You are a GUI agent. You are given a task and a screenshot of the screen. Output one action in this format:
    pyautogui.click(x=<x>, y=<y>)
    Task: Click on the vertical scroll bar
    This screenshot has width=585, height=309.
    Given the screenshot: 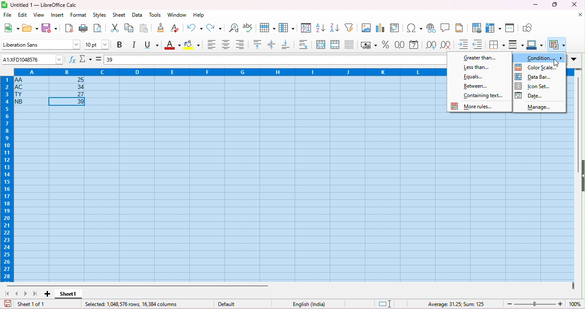 What is the action you would take?
    pyautogui.click(x=579, y=111)
    